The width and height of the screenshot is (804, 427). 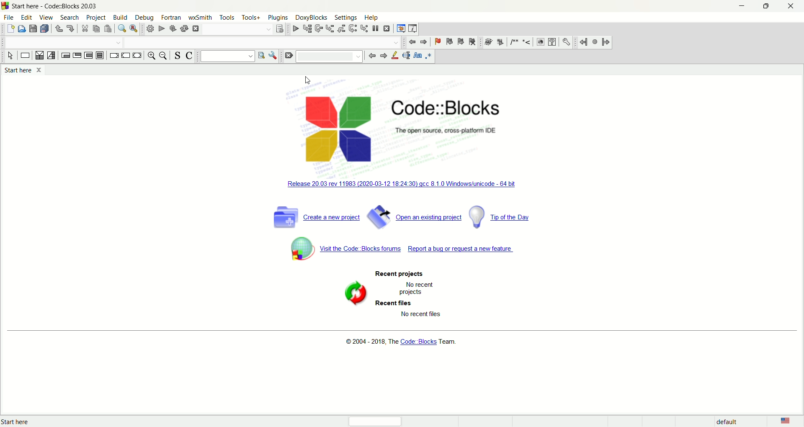 I want to click on text, so click(x=426, y=317).